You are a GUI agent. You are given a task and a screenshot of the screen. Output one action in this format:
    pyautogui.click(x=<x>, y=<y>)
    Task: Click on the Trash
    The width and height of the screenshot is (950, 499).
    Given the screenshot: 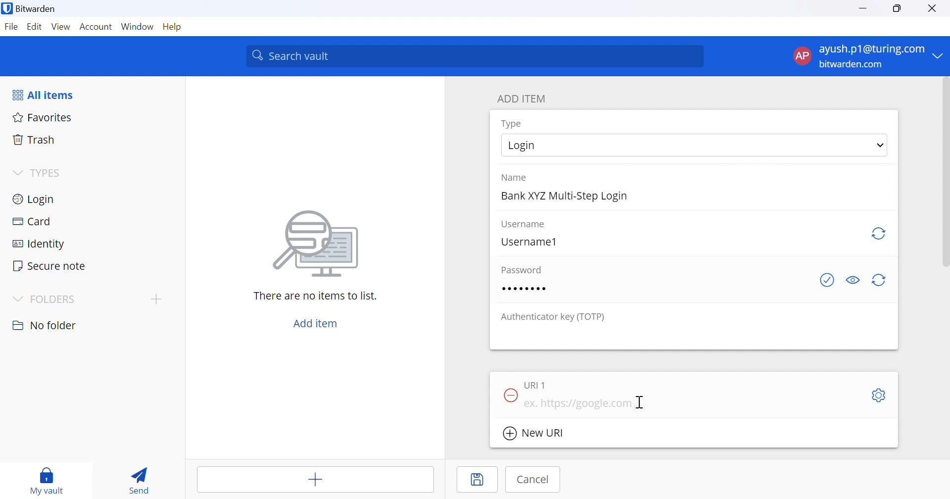 What is the action you would take?
    pyautogui.click(x=34, y=139)
    